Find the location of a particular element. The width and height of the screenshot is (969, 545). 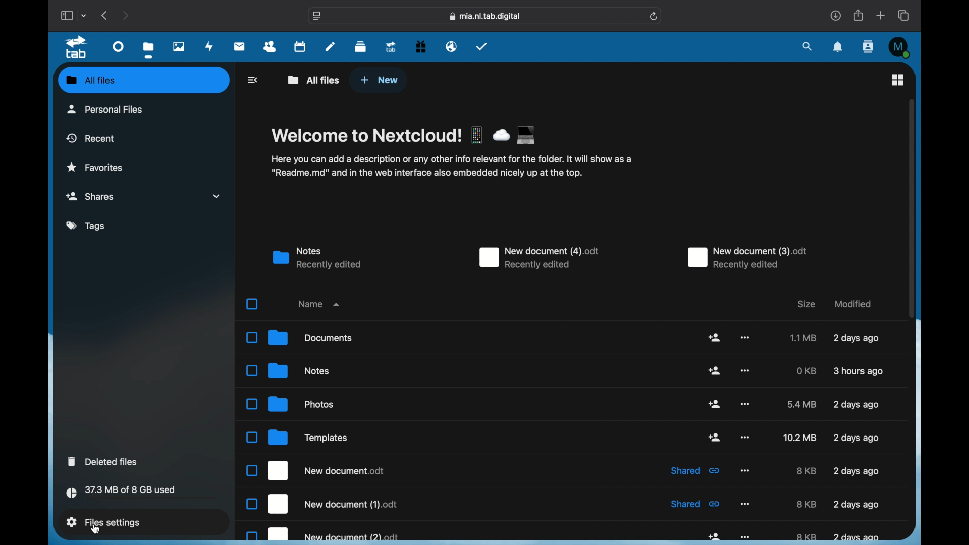

dashboard is located at coordinates (118, 47).